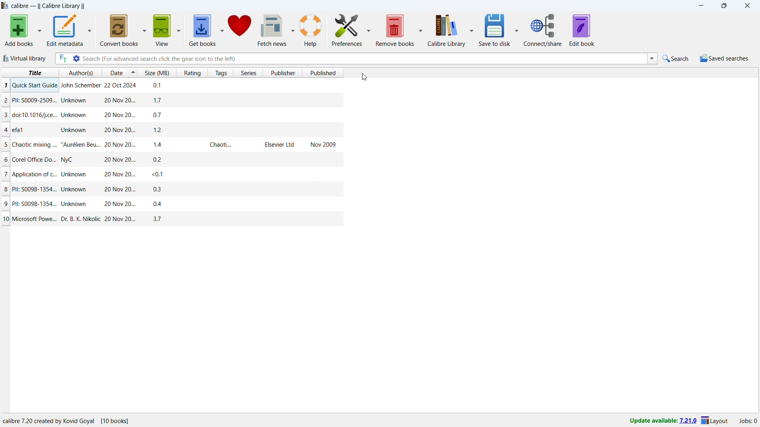 The image size is (760, 427). I want to click on remove books, so click(395, 29).